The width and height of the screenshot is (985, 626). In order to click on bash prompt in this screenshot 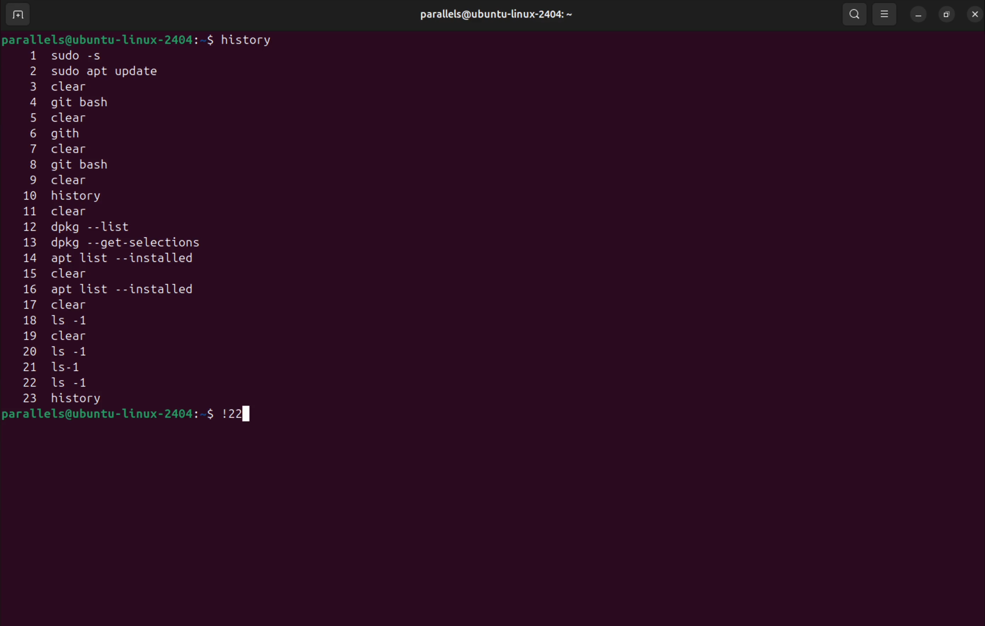, I will do `click(108, 415)`.